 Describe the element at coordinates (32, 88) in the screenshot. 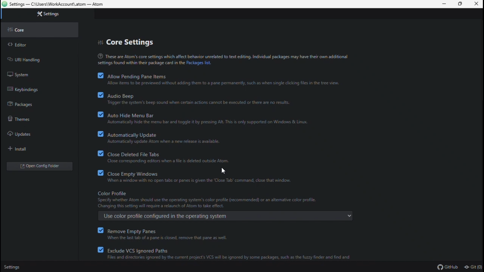

I see `keybindings` at that location.